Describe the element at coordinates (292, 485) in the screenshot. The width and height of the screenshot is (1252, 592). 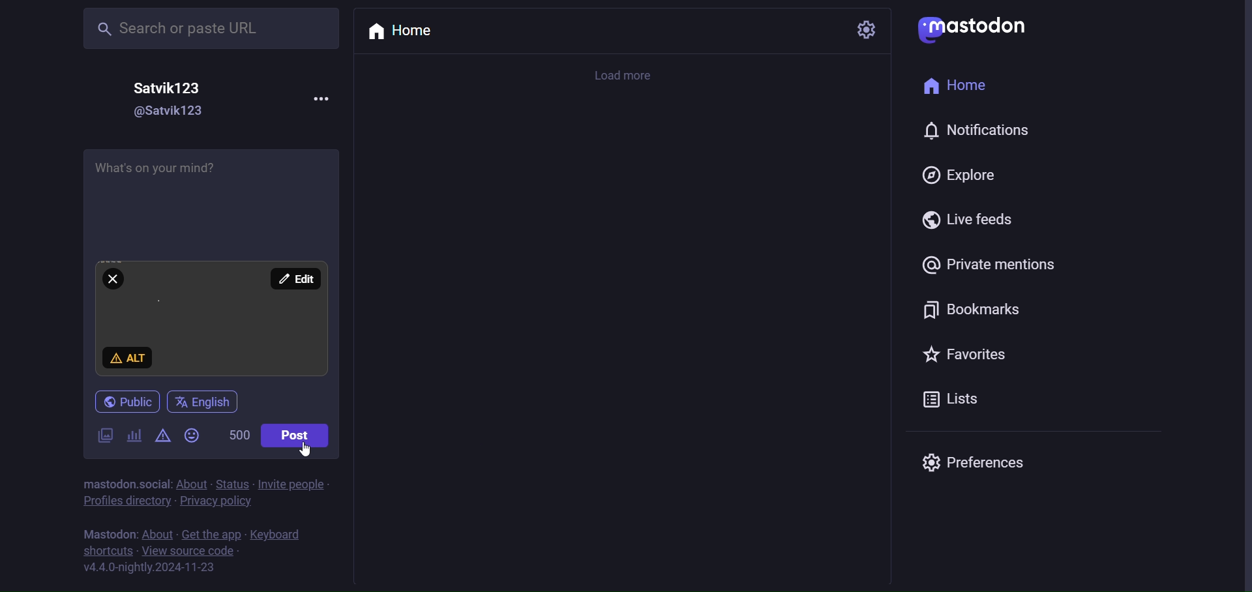
I see `invite people` at that location.